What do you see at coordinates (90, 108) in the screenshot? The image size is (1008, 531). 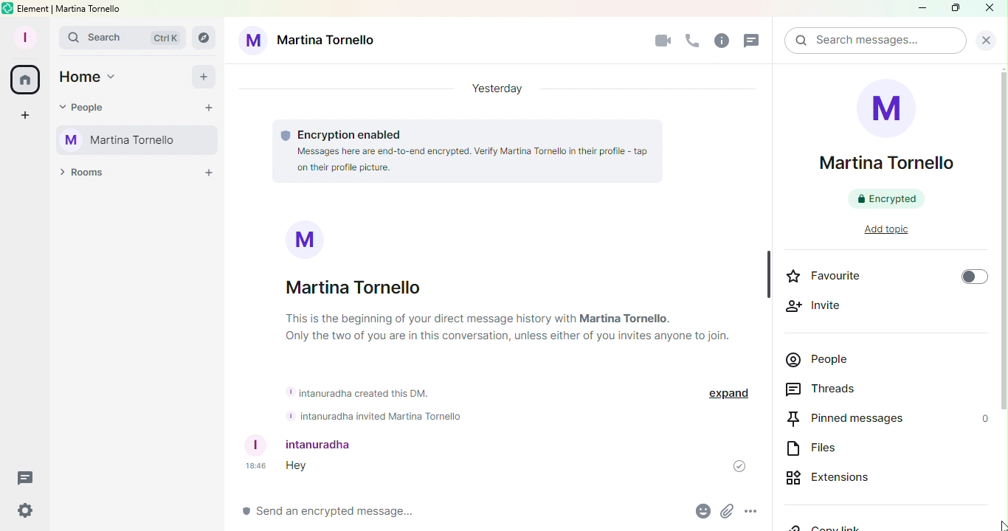 I see `People` at bounding box center [90, 108].